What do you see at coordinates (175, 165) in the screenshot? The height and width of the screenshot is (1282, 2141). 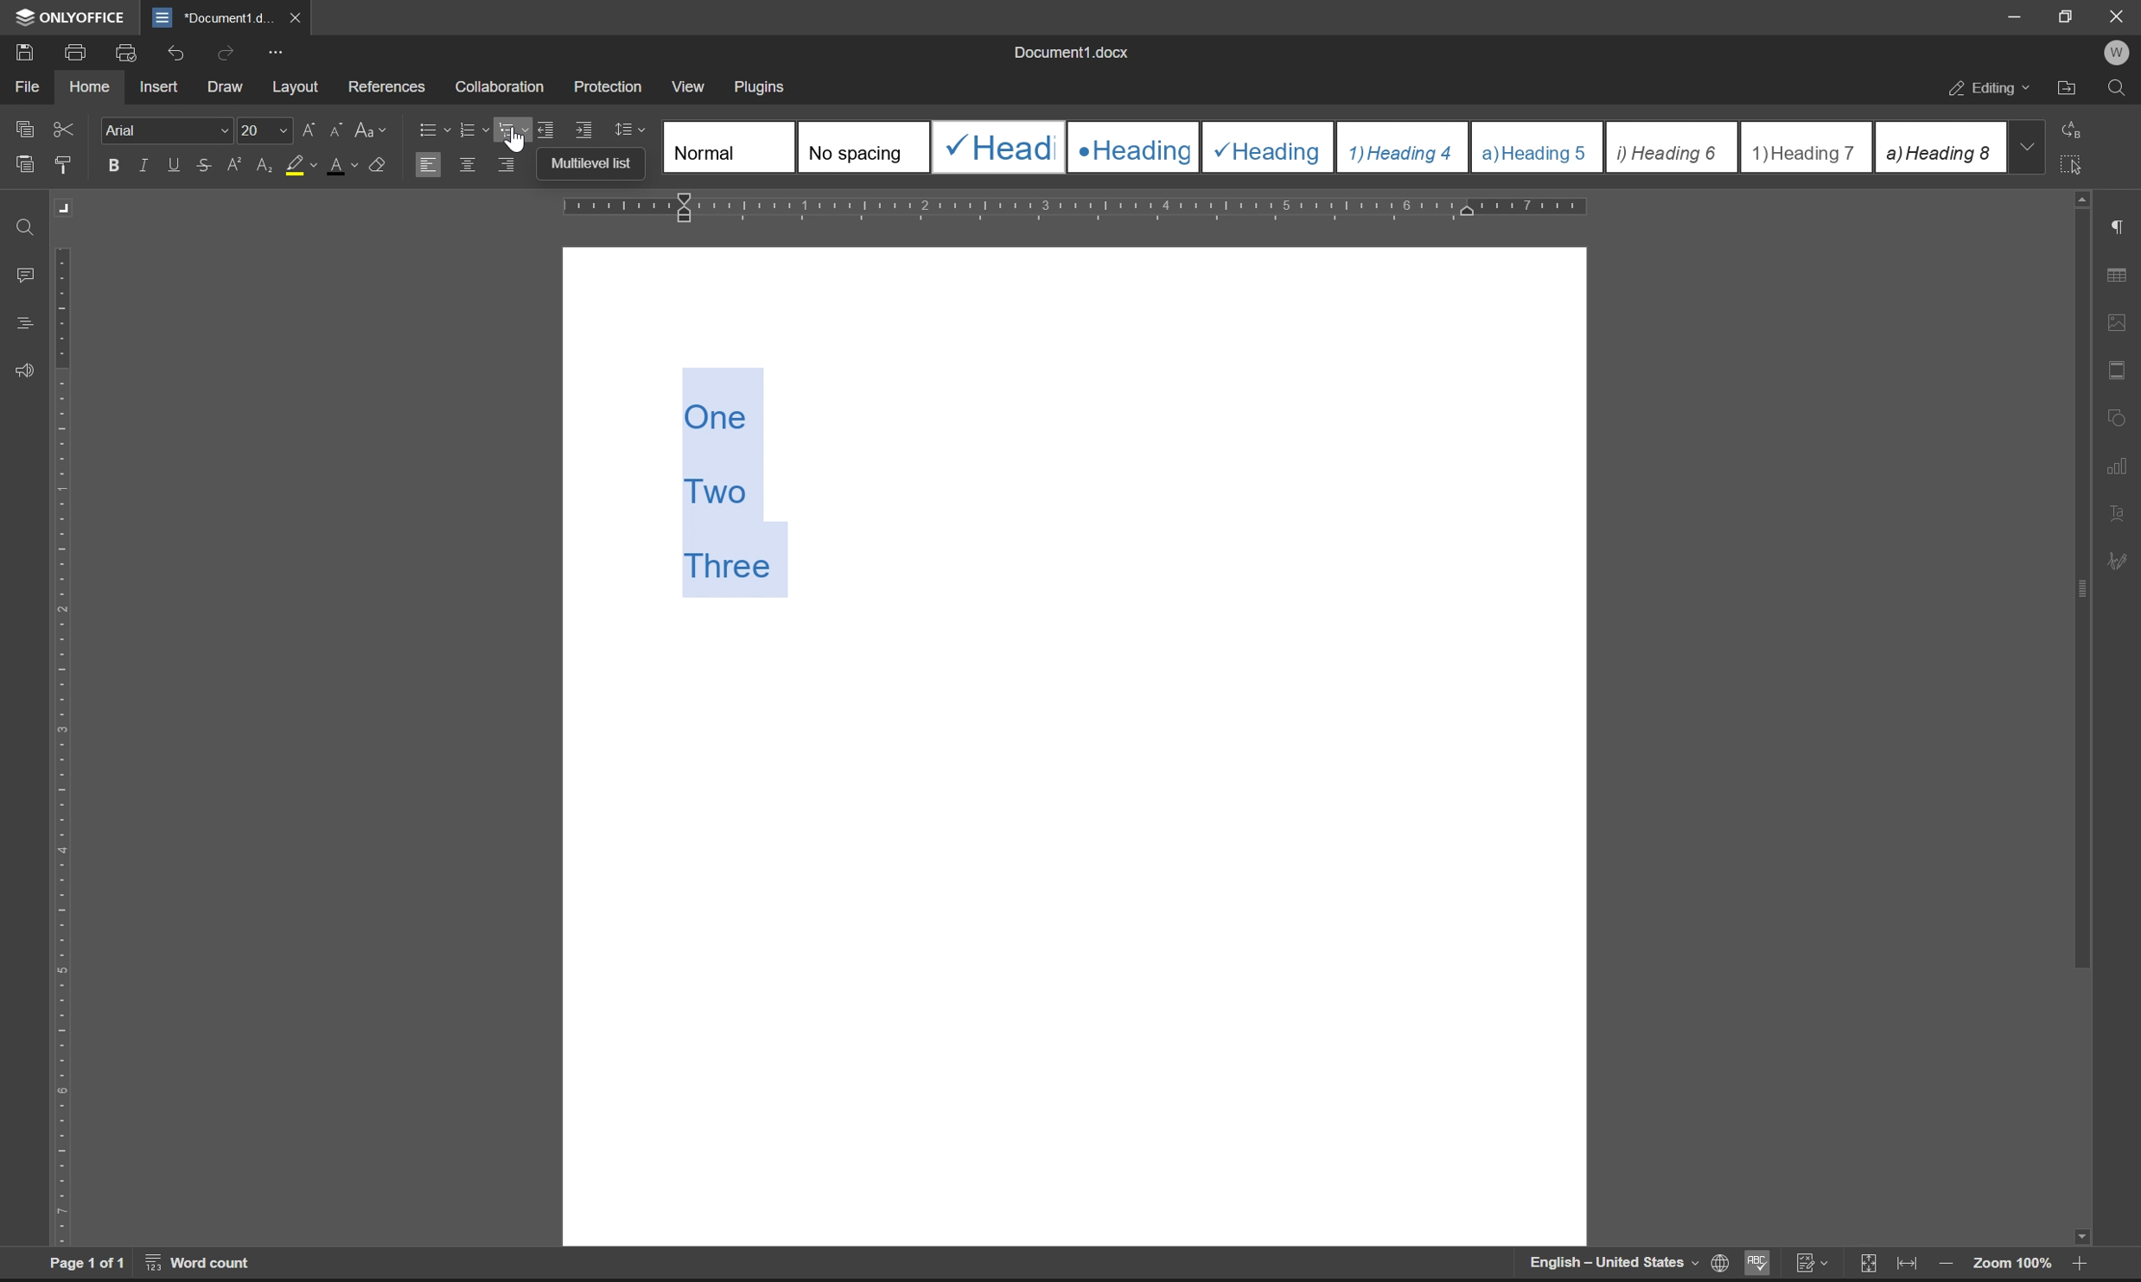 I see `underline` at bounding box center [175, 165].